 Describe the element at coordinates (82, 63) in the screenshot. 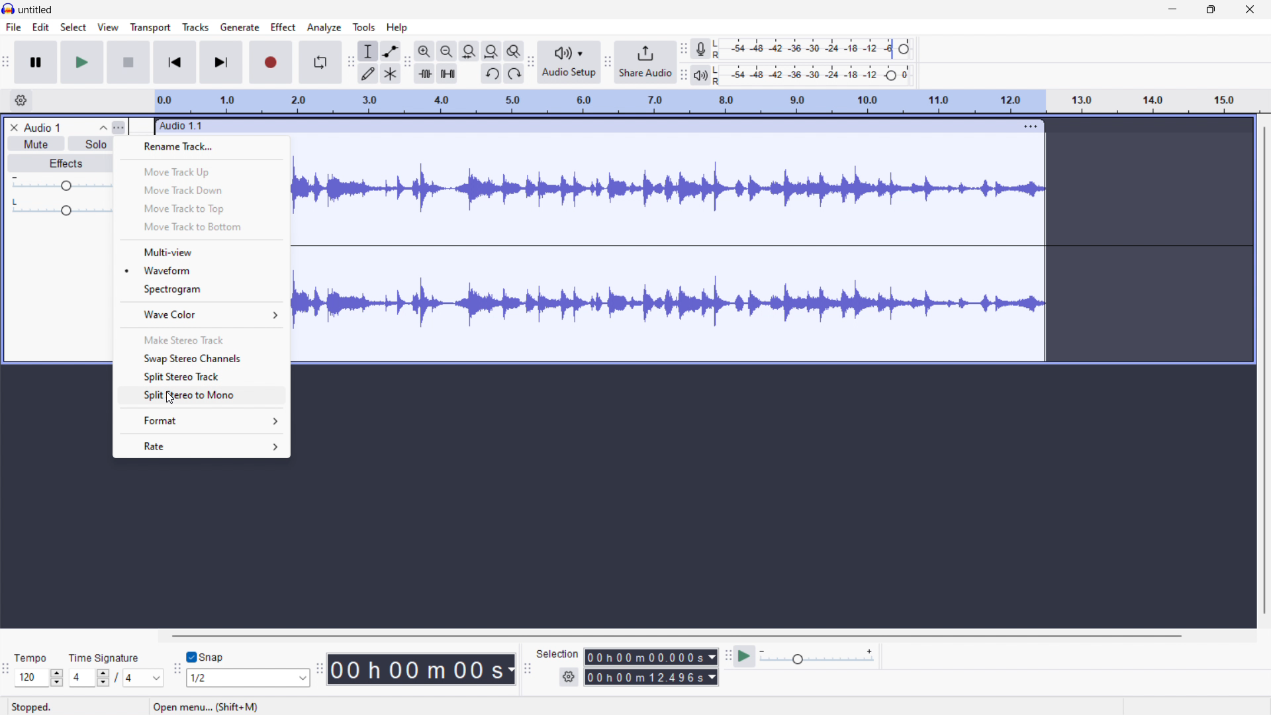

I see `play` at that location.